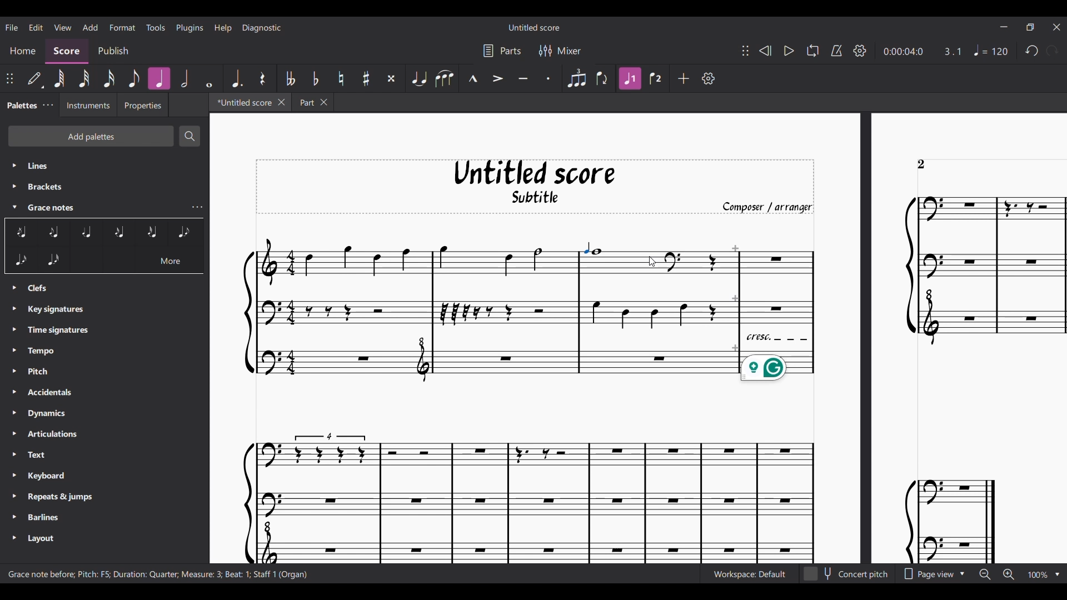  Describe the element at coordinates (134, 79) in the screenshot. I see `8th note` at that location.